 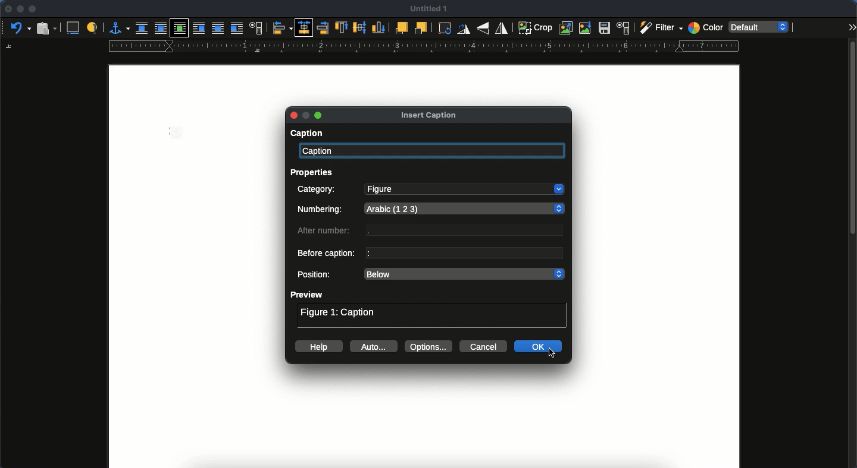 What do you see at coordinates (293, 115) in the screenshot?
I see `Close` at bounding box center [293, 115].